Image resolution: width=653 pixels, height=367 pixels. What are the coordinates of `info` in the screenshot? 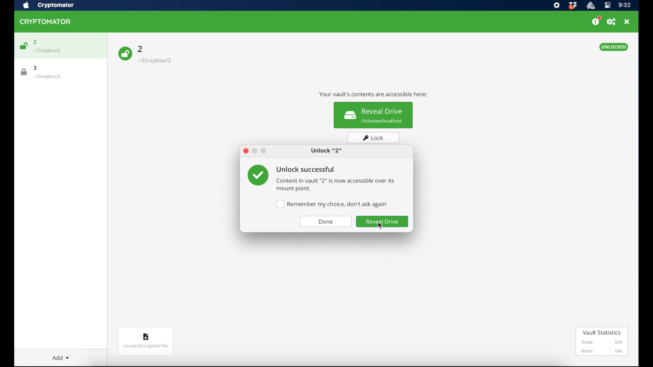 It's located at (337, 186).